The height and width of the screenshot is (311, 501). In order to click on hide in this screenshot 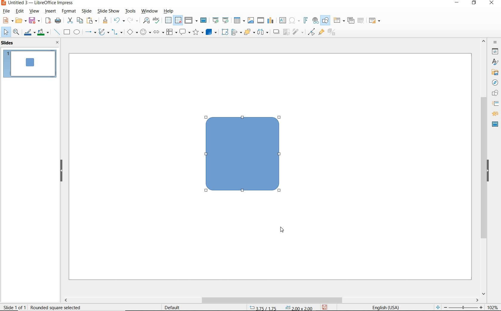, I will do `click(488, 171)`.